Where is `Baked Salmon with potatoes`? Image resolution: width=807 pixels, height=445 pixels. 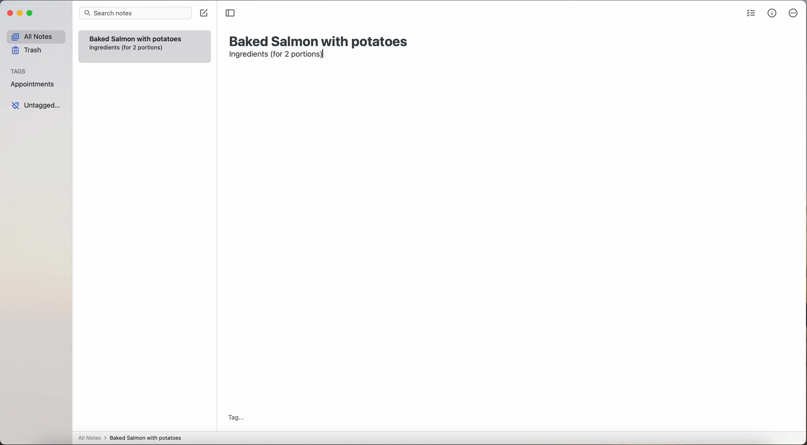
Baked Salmon with potatoes is located at coordinates (136, 38).